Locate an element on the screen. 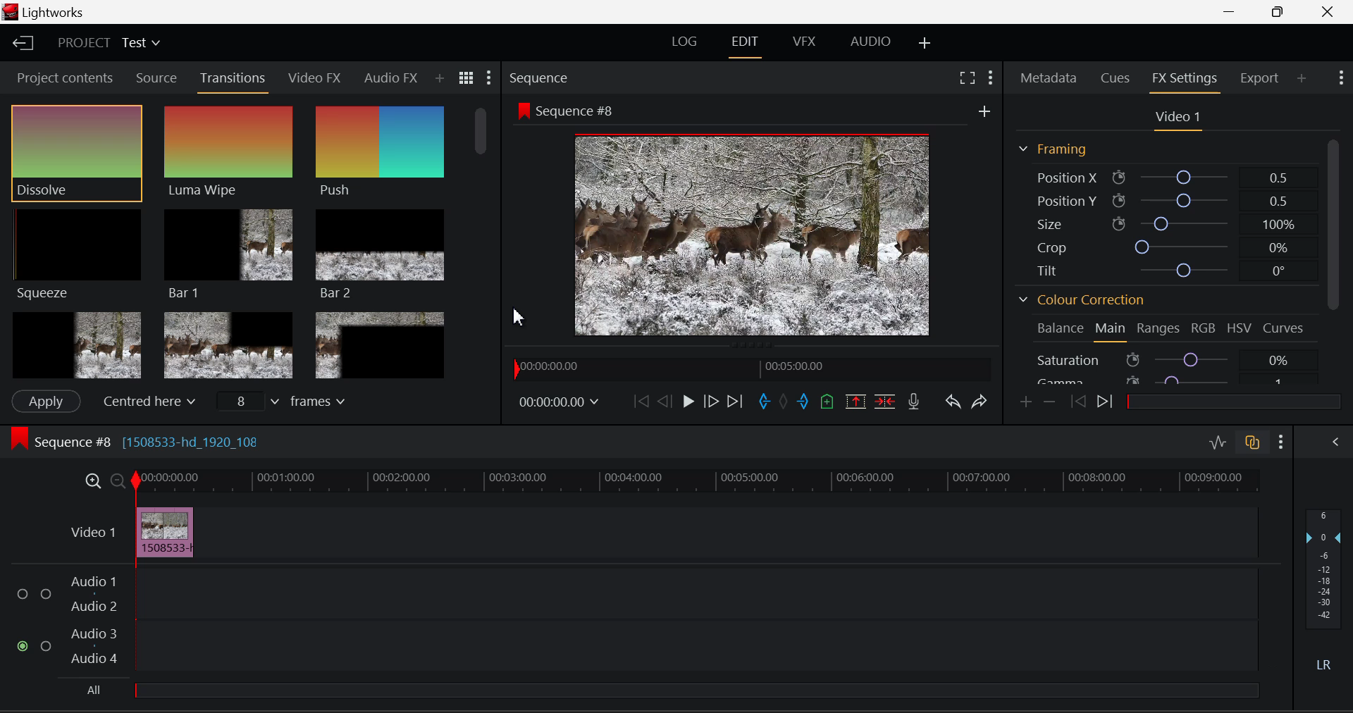 The width and height of the screenshot is (1353, 713). Dissolve is located at coordinates (76, 152).